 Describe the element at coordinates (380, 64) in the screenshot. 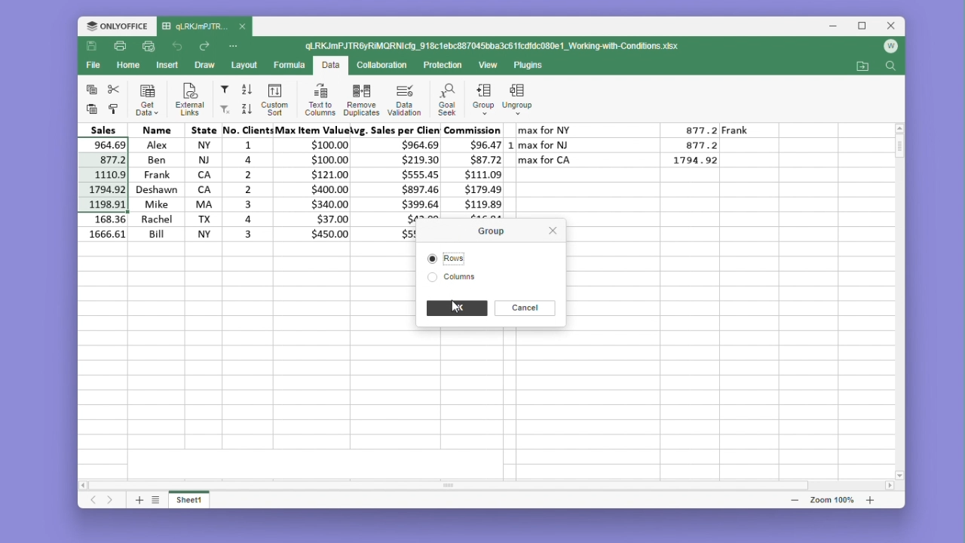

I see `Collaboration` at that location.